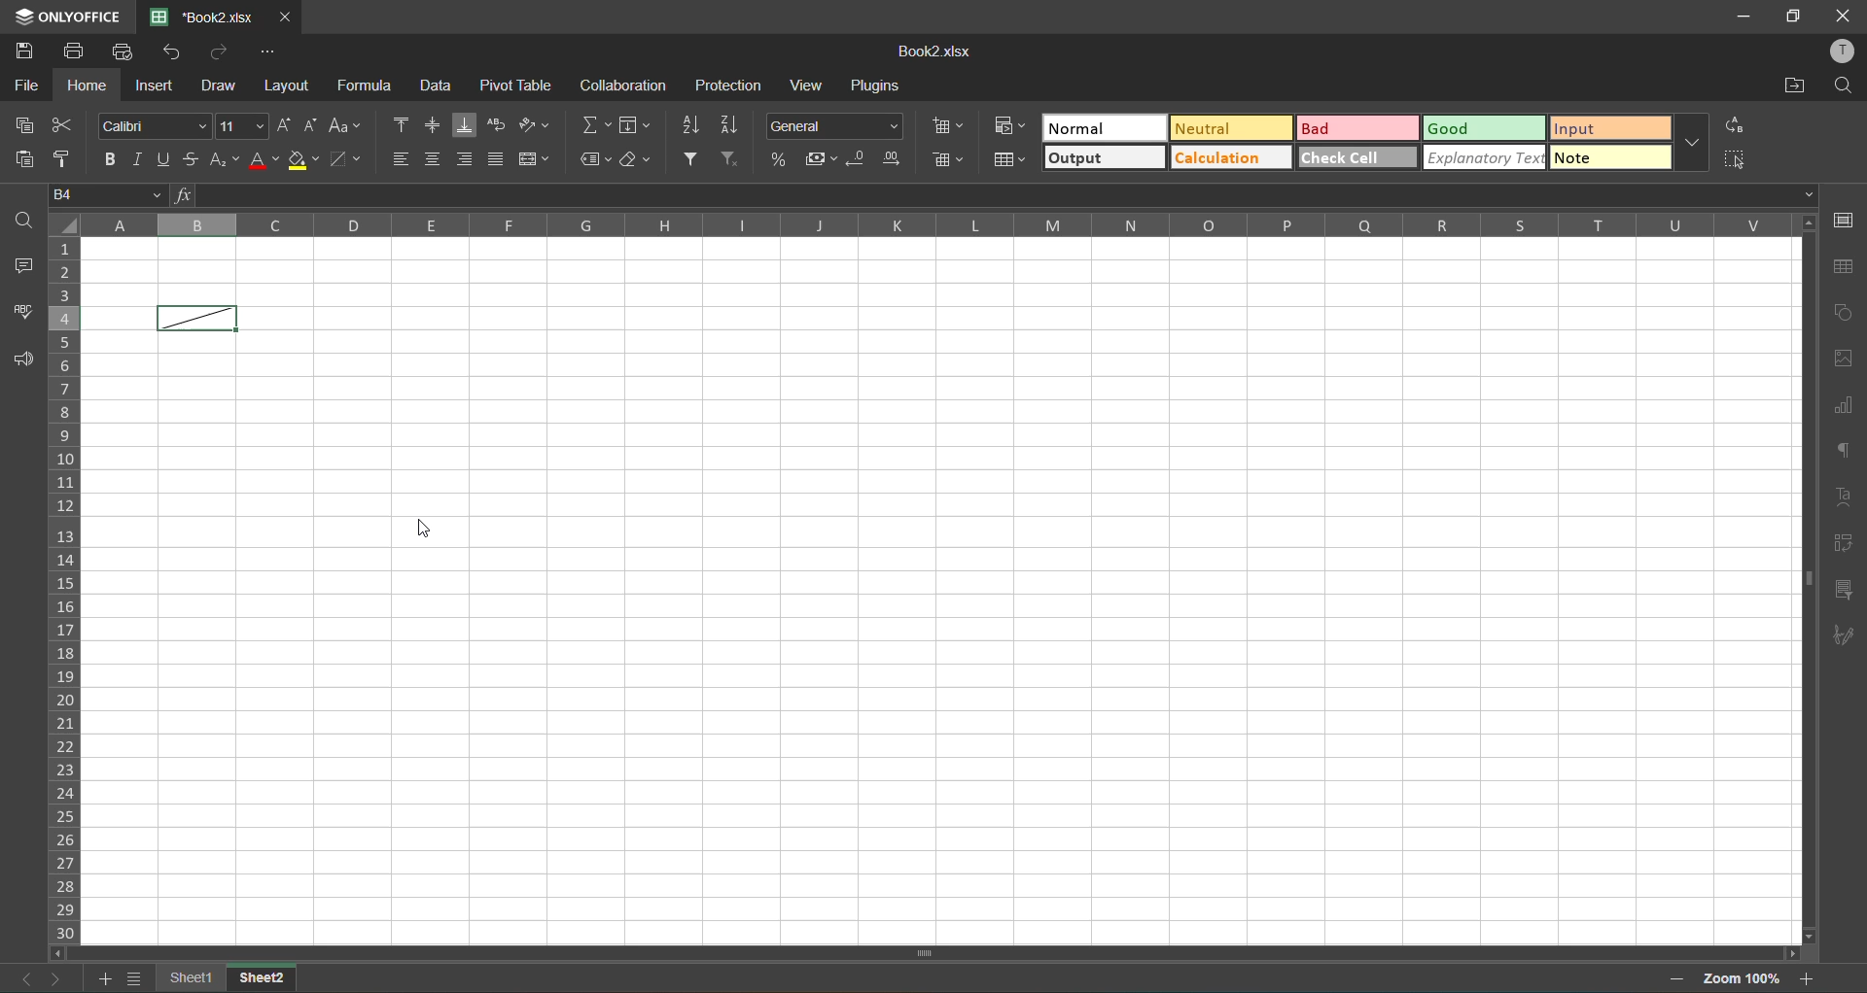 This screenshot has width=1867, height=993. Describe the element at coordinates (426, 529) in the screenshot. I see `cursor` at that location.